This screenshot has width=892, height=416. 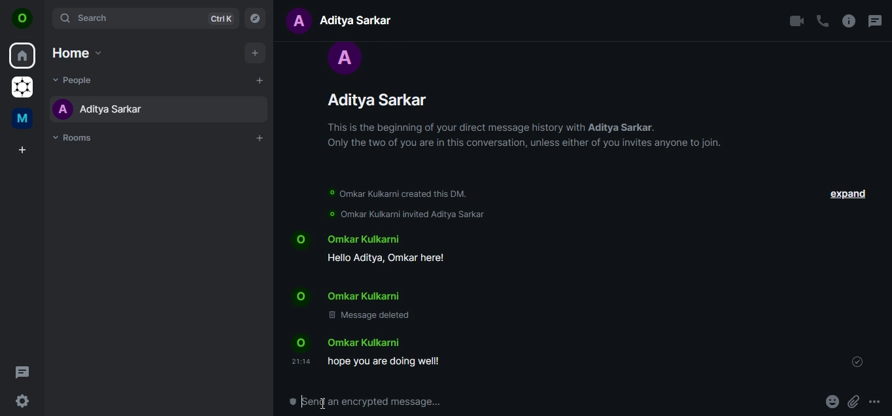 I want to click on grapheneOS commumity, so click(x=24, y=86).